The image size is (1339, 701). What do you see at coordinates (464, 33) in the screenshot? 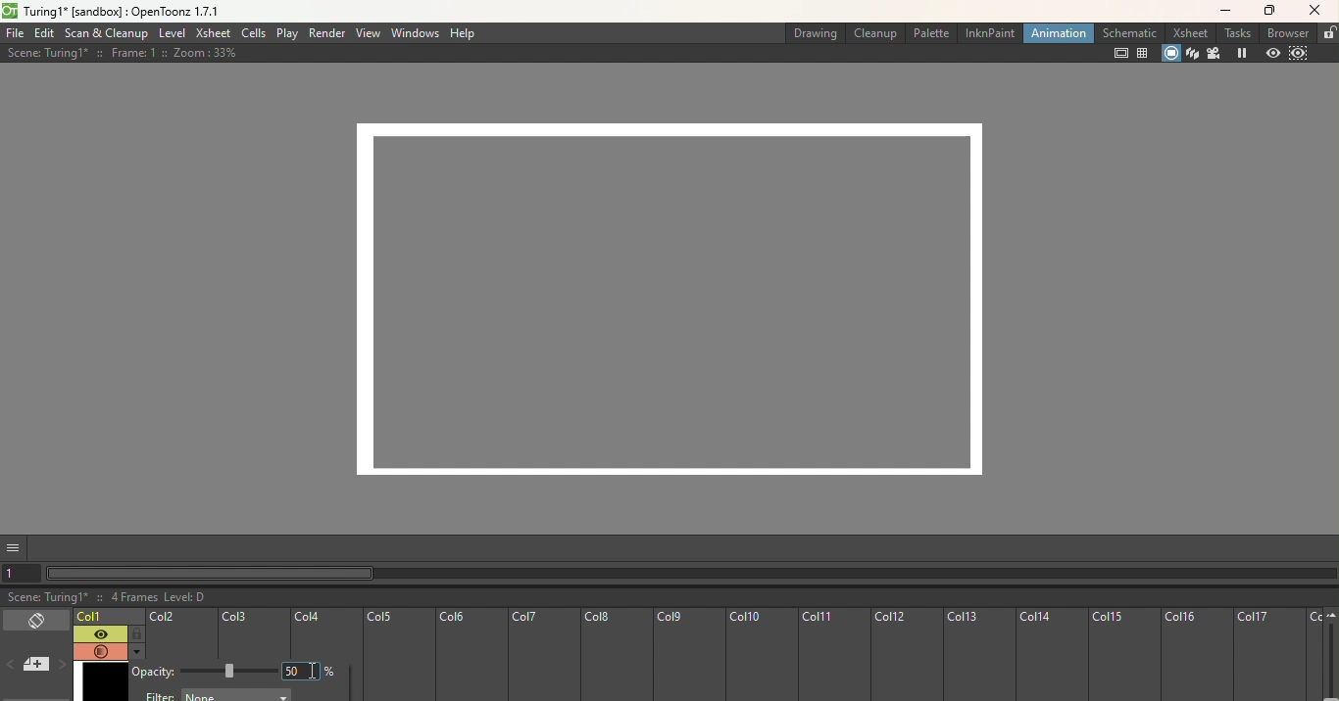
I see `Help` at bounding box center [464, 33].